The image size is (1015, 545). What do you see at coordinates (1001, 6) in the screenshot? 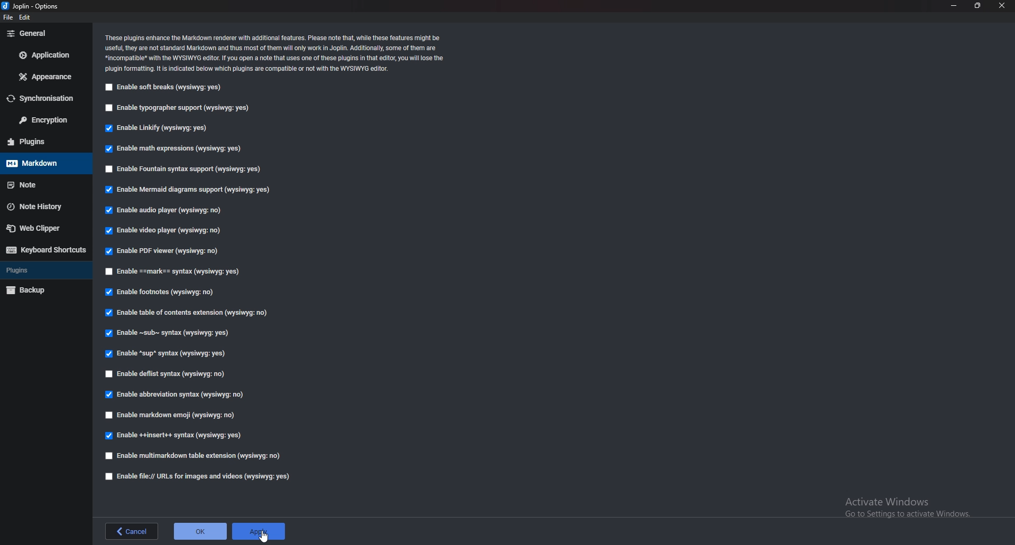
I see `close` at bounding box center [1001, 6].